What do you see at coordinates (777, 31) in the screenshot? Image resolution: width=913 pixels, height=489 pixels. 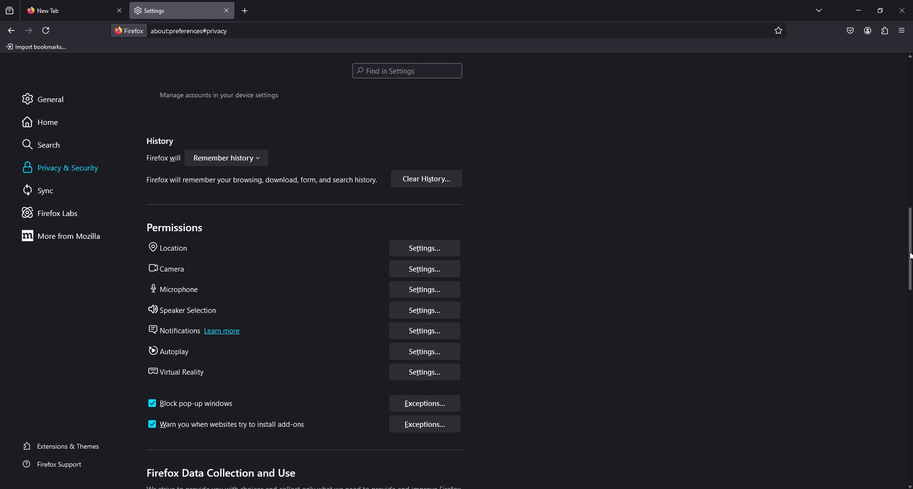 I see `add bookmark` at bounding box center [777, 31].